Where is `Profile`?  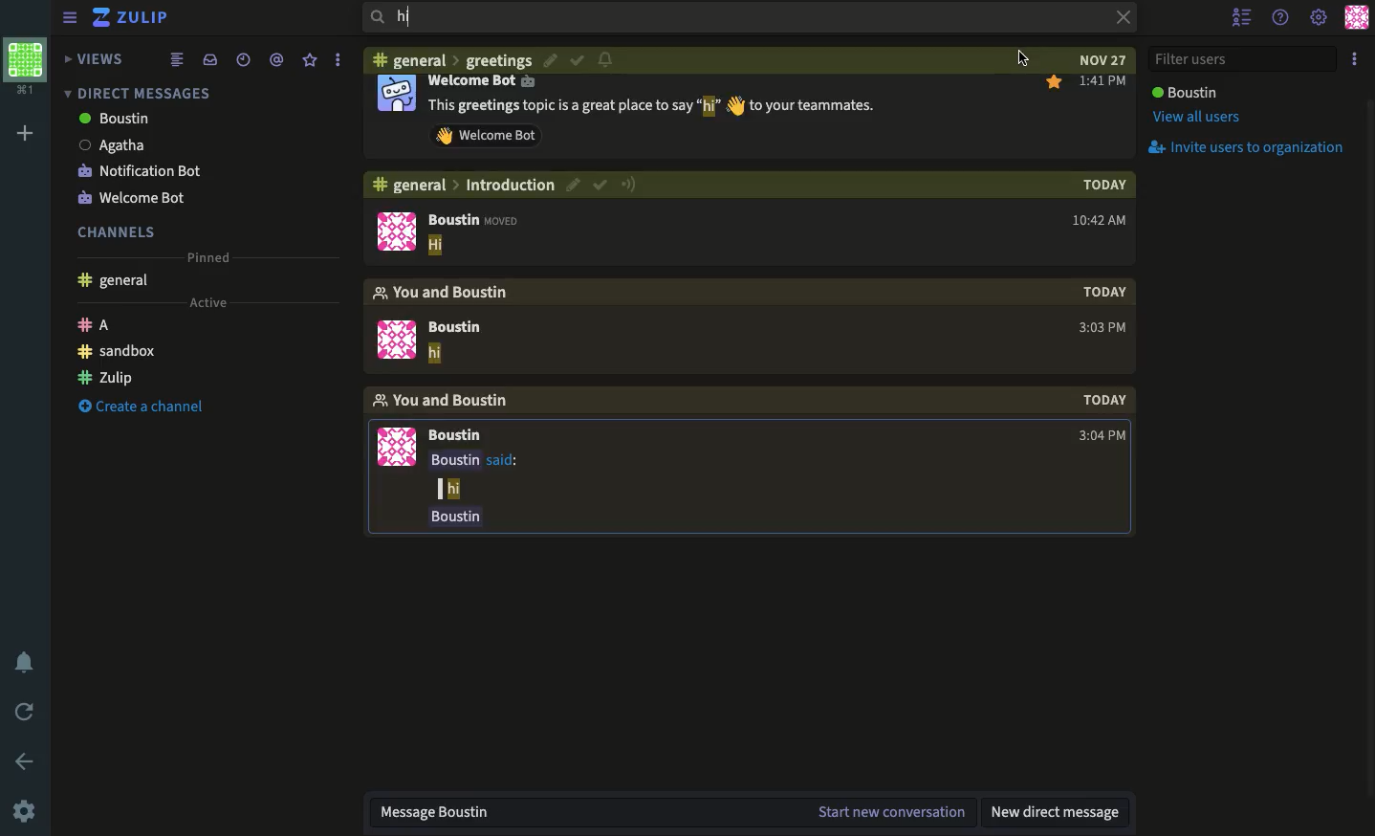 Profile is located at coordinates (26, 68).